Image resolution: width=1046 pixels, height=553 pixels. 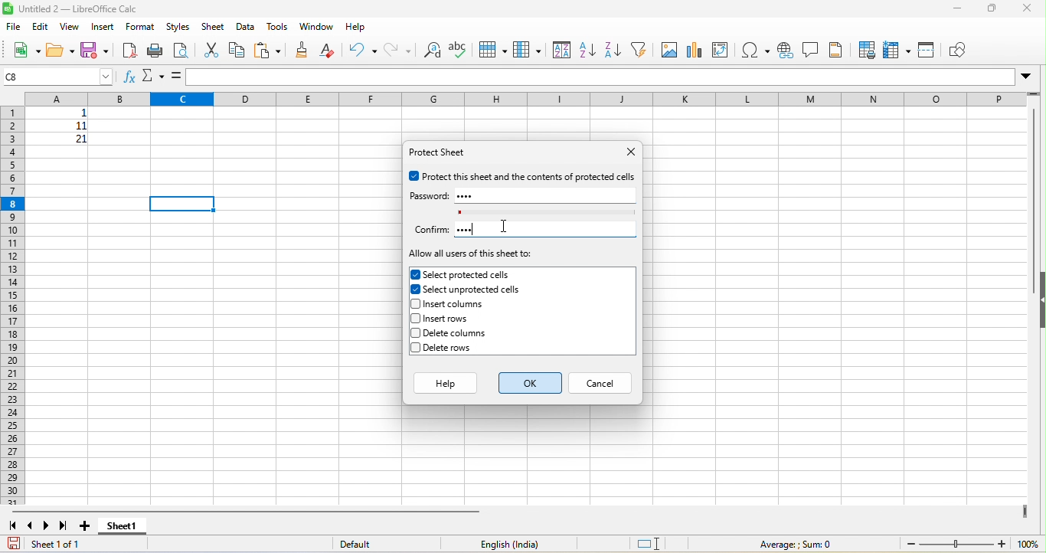 I want to click on sort ascending, so click(x=587, y=50).